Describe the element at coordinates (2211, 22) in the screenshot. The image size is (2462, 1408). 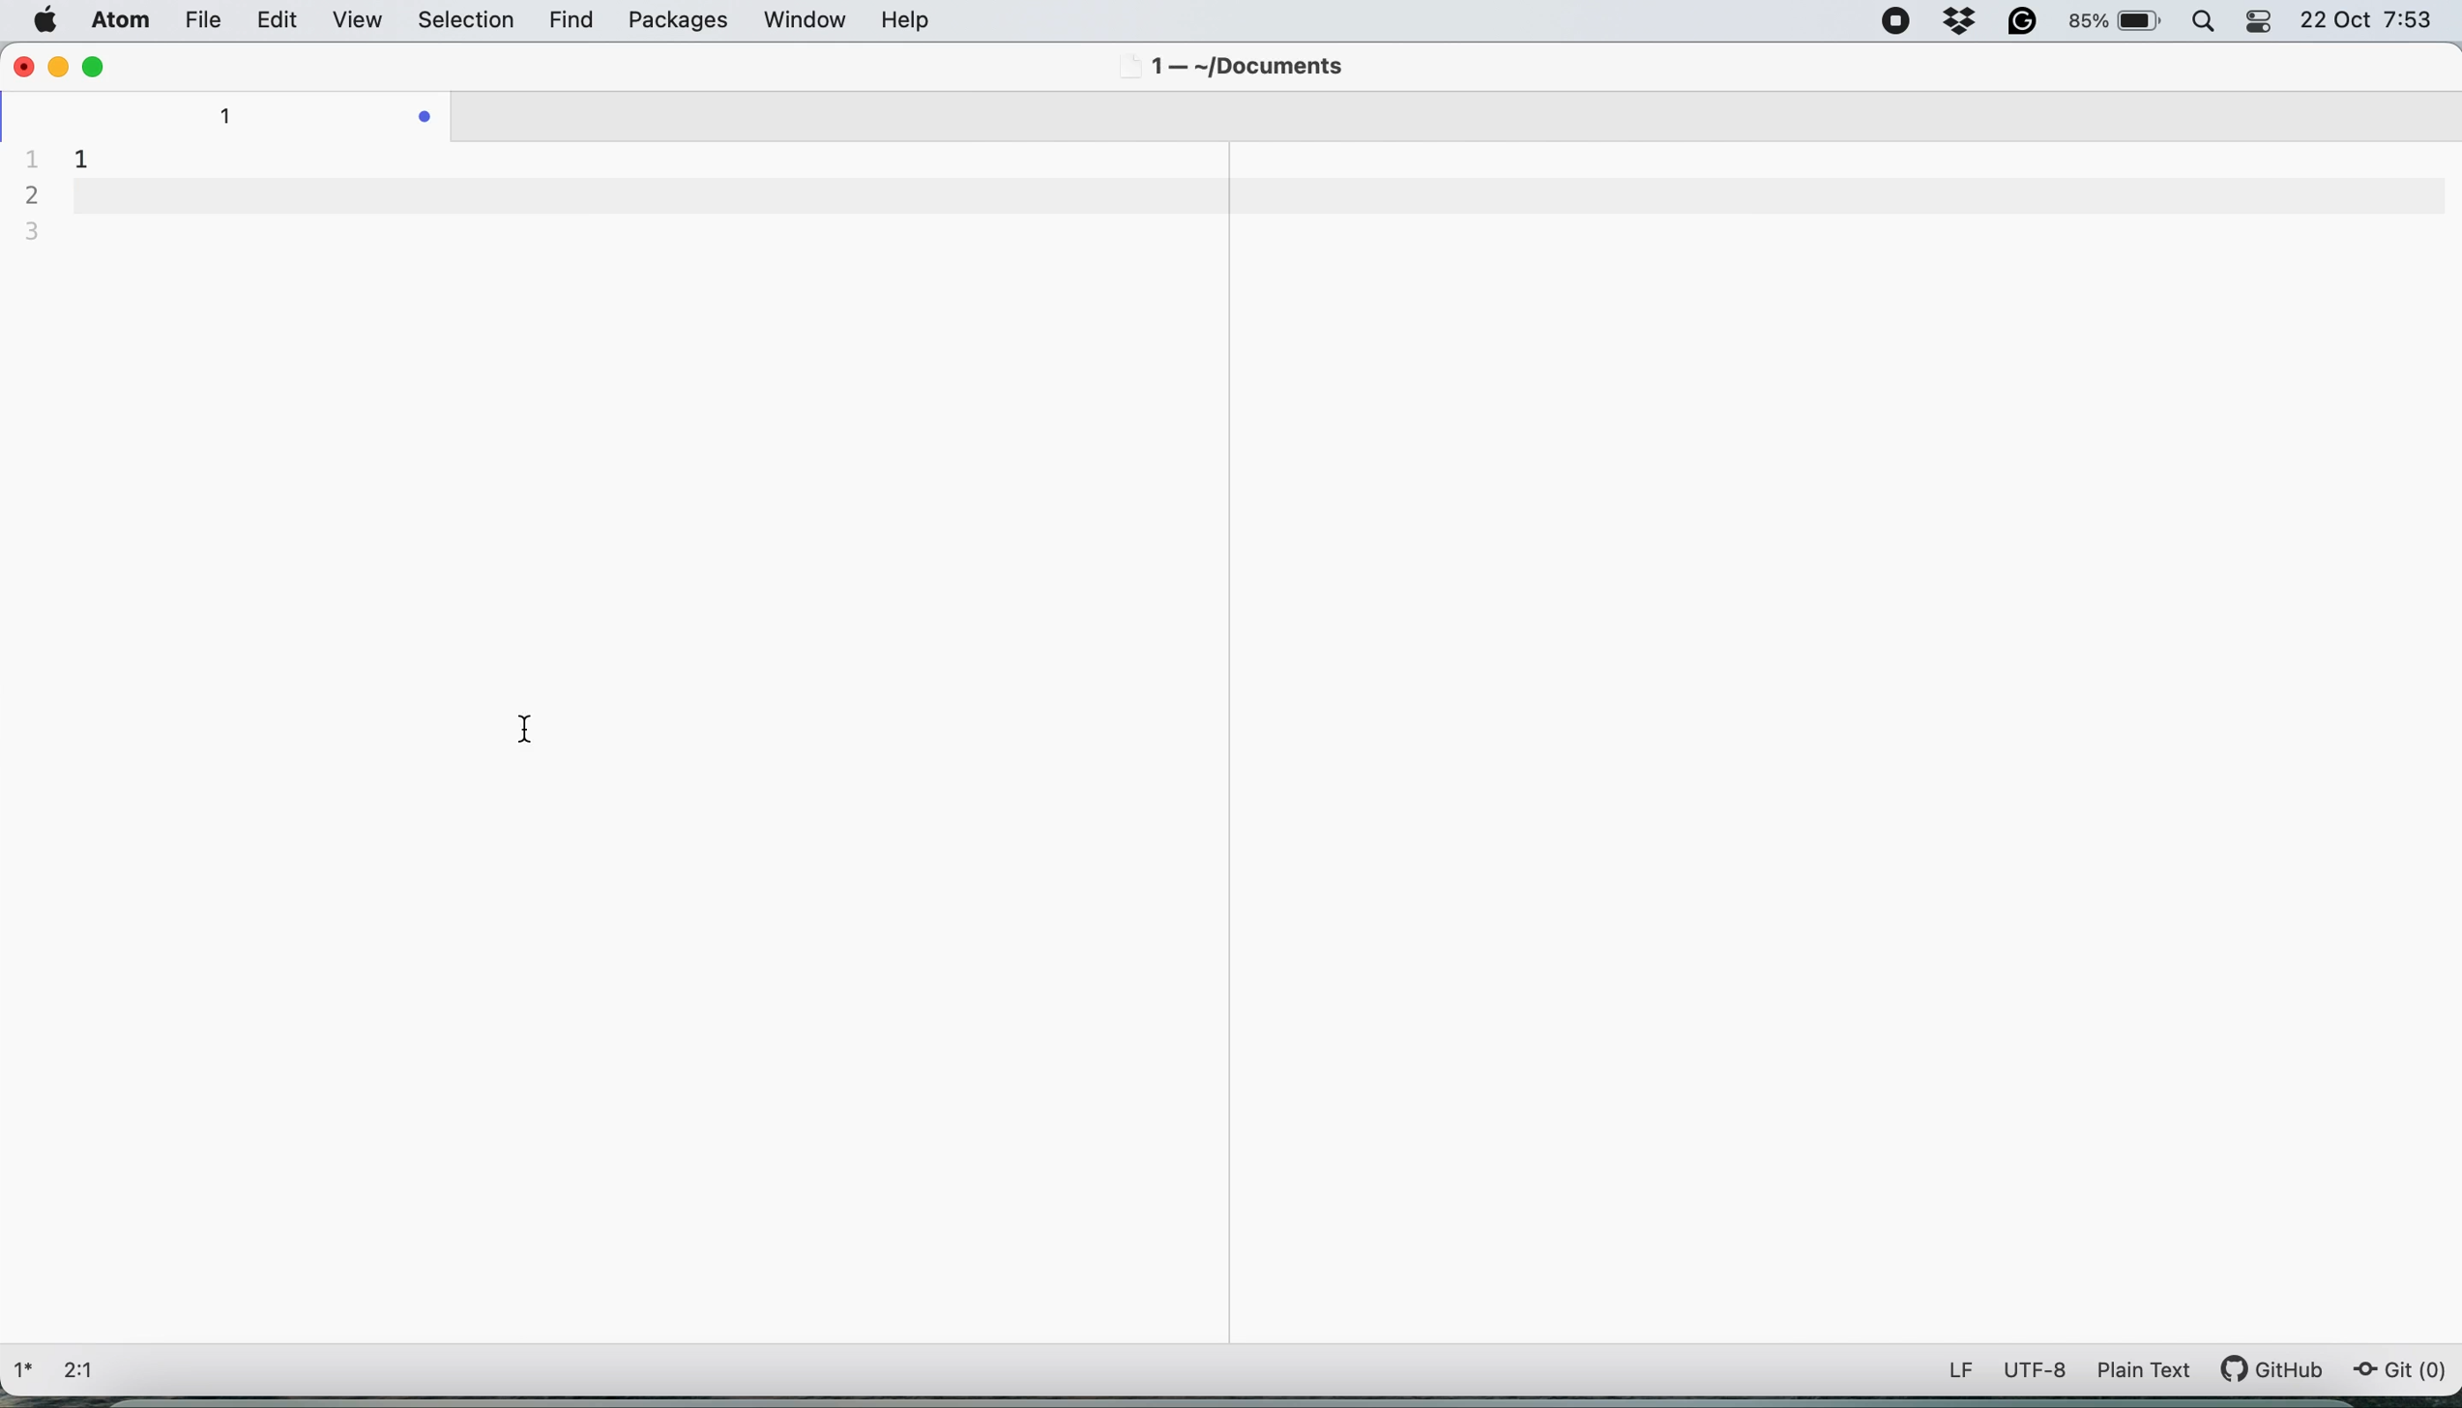
I see `spotlight search` at that location.